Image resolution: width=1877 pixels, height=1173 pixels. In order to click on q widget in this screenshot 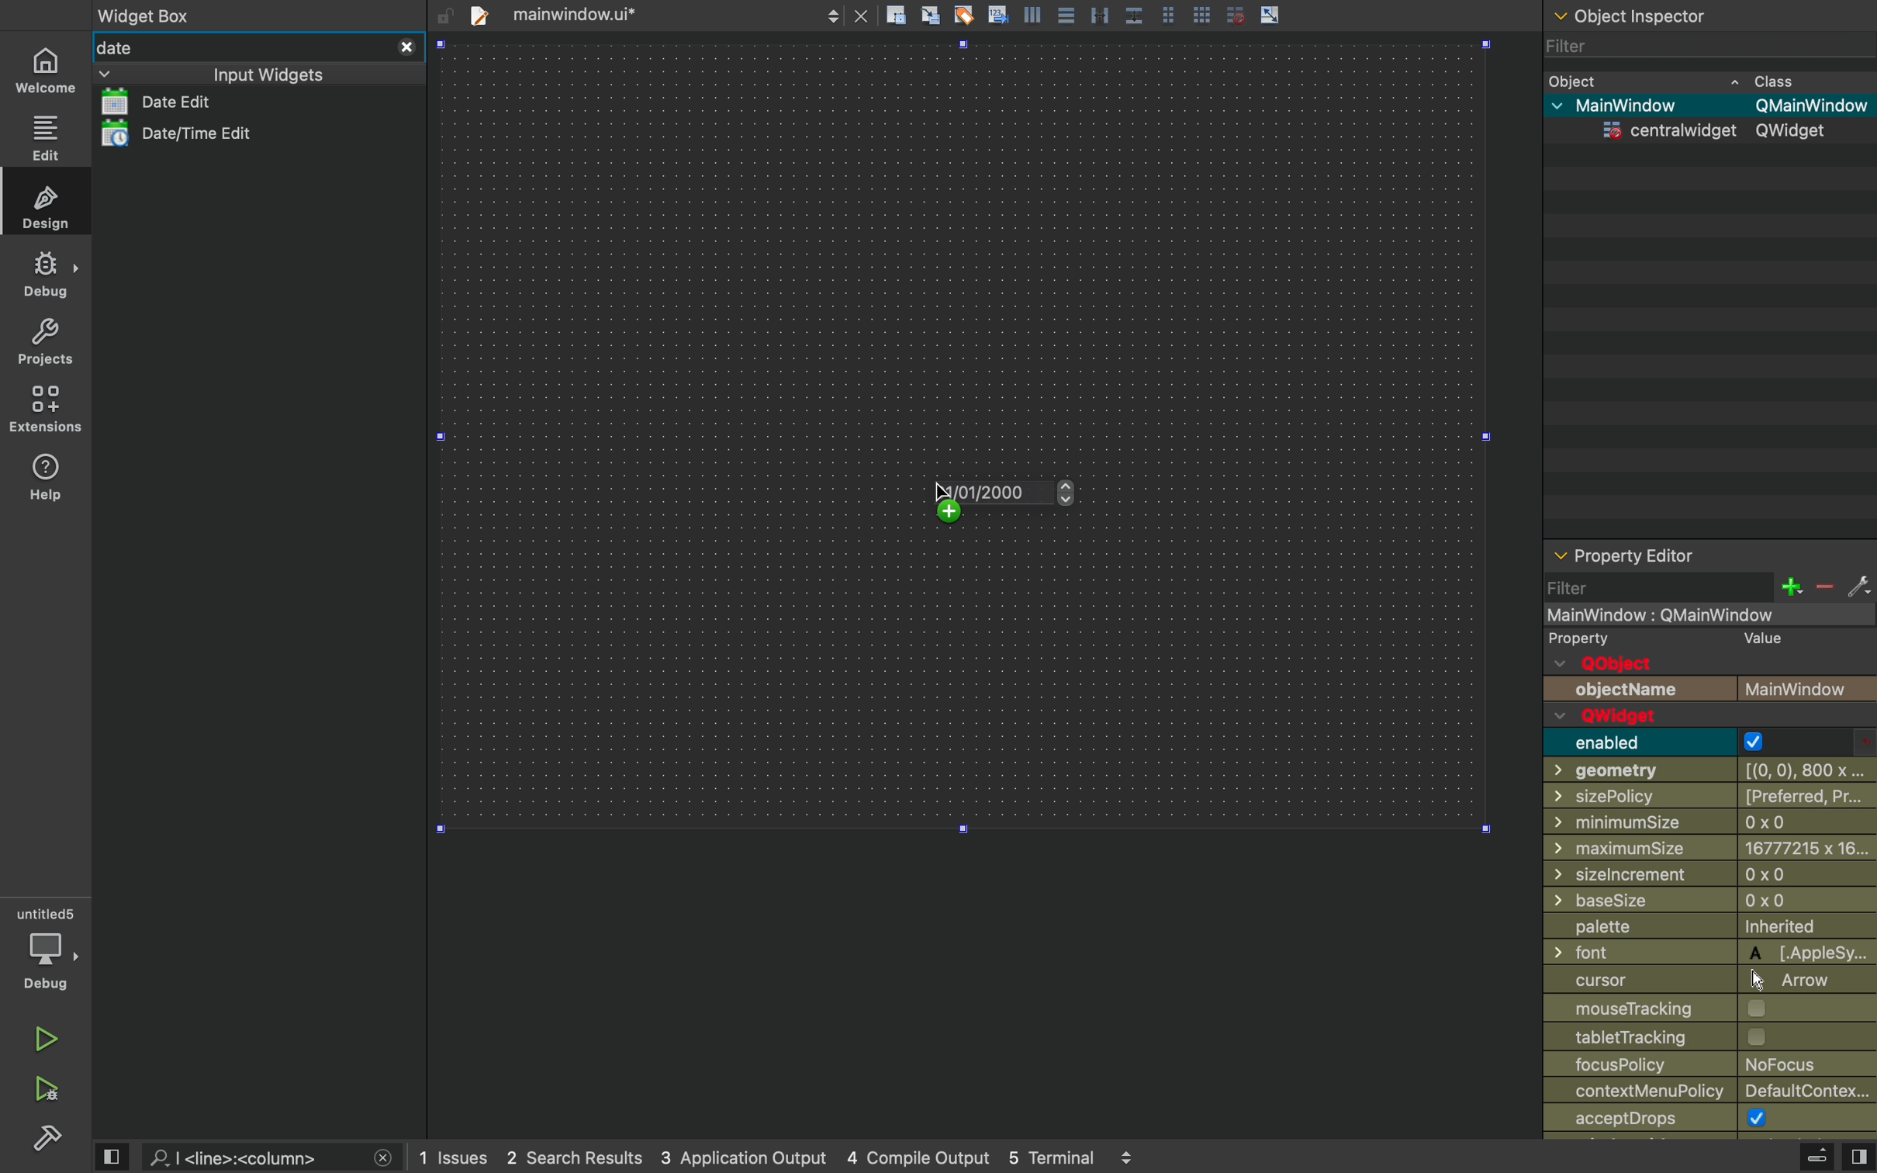, I will do `click(1668, 717)`.